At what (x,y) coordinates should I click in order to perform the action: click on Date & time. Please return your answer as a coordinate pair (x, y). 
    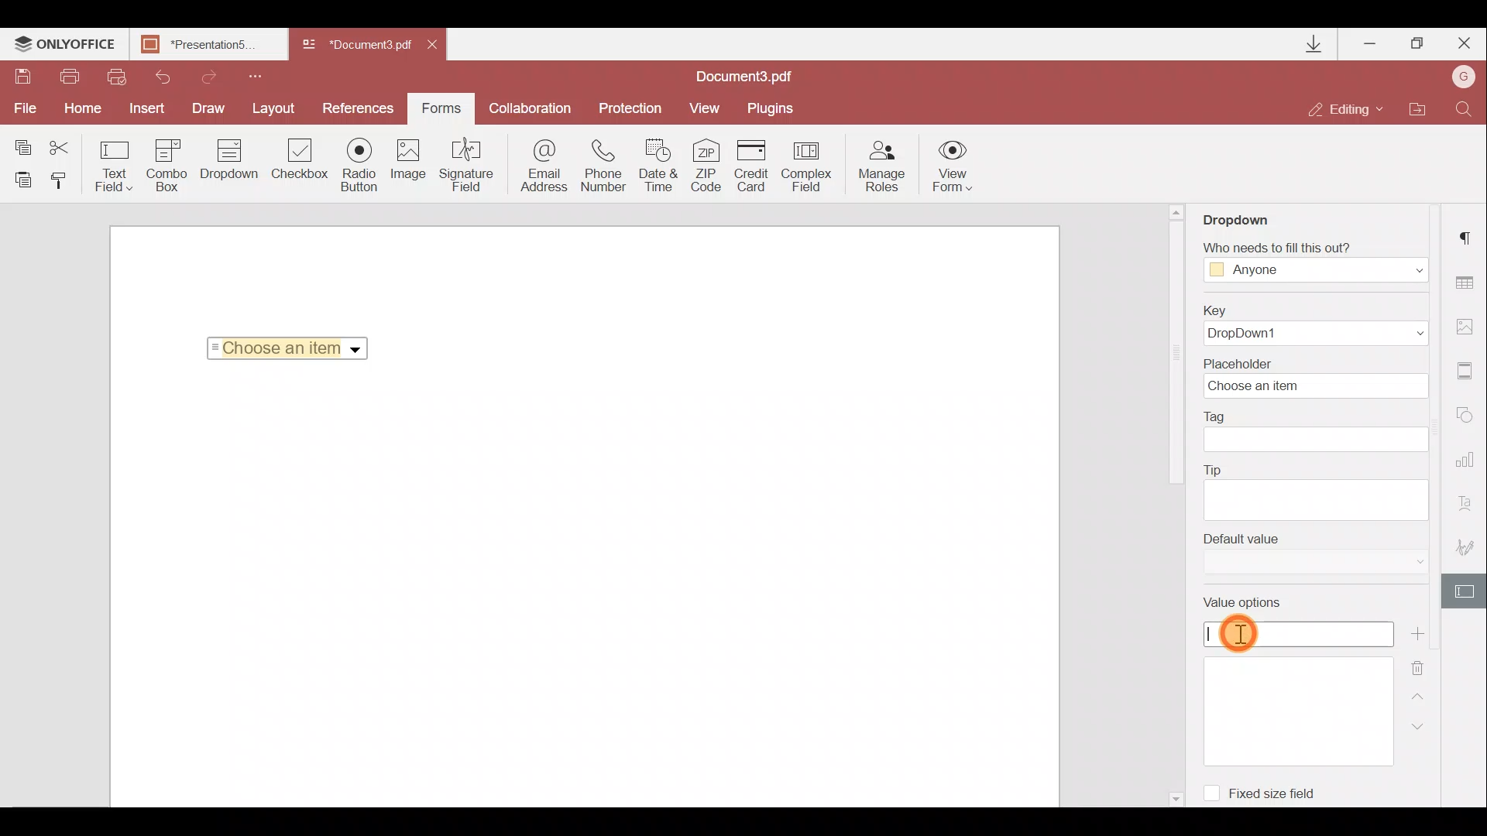
    Looking at the image, I should click on (660, 168).